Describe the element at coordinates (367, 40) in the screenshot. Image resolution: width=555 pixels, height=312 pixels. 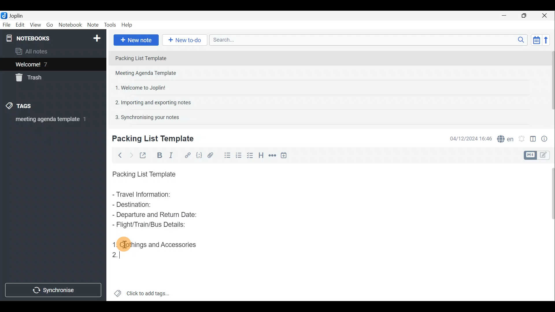
I see `Search bar` at that location.